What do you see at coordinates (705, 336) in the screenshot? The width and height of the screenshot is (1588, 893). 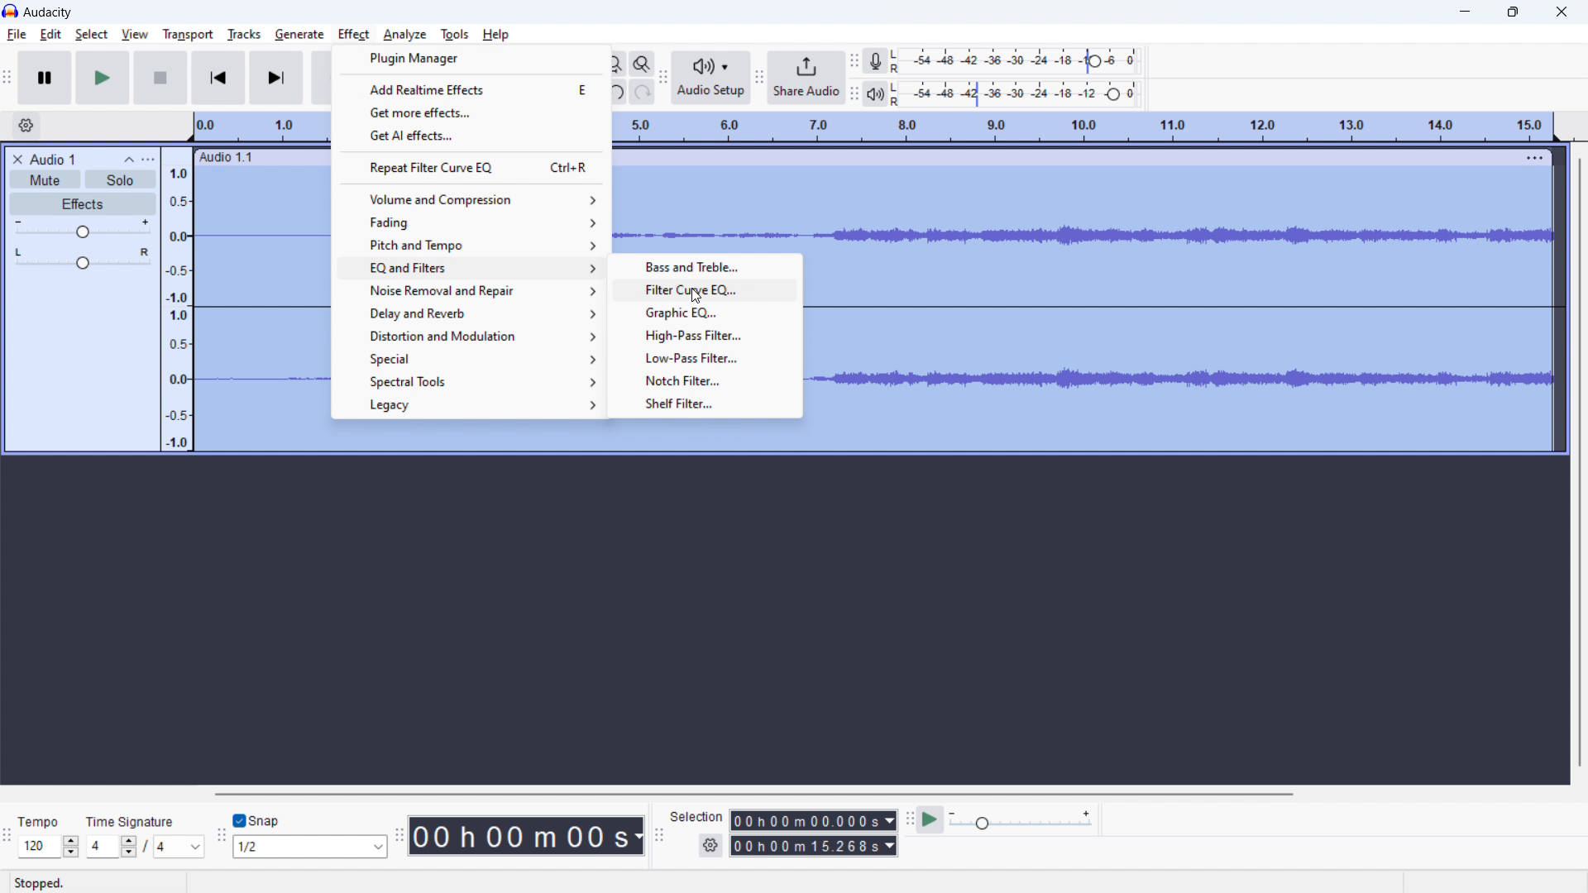 I see `high pass filter` at bounding box center [705, 336].